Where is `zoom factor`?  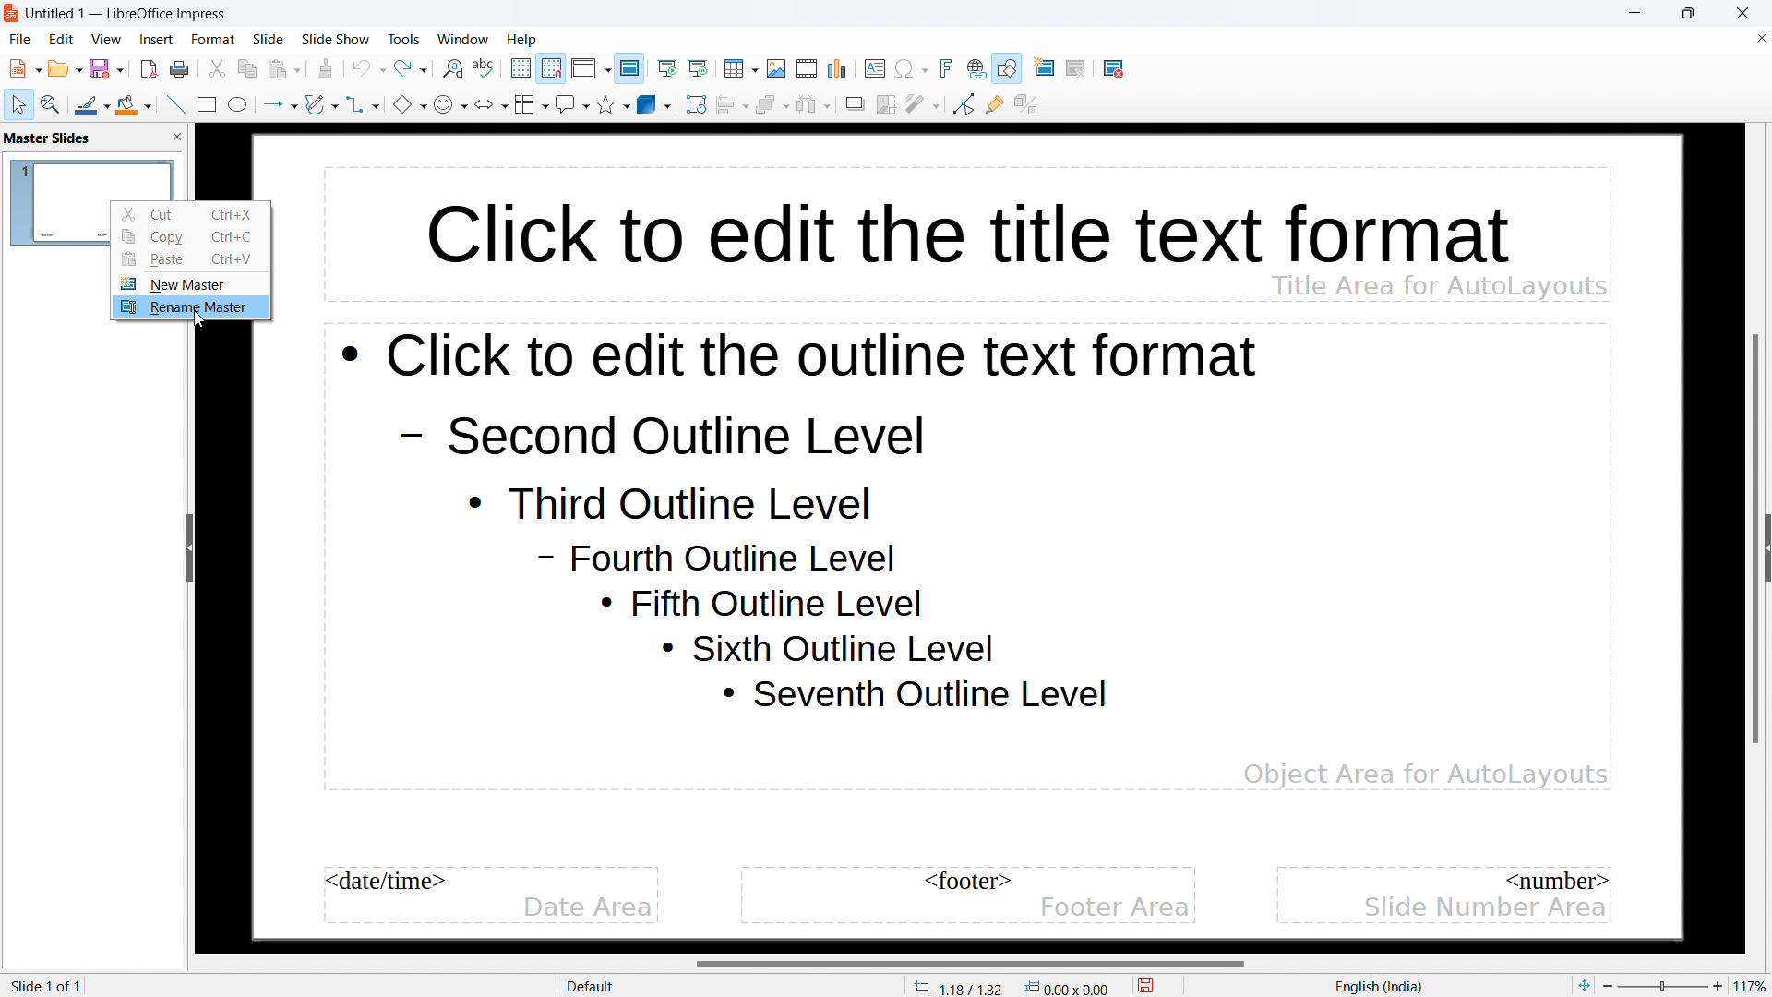 zoom factor is located at coordinates (1754, 983).